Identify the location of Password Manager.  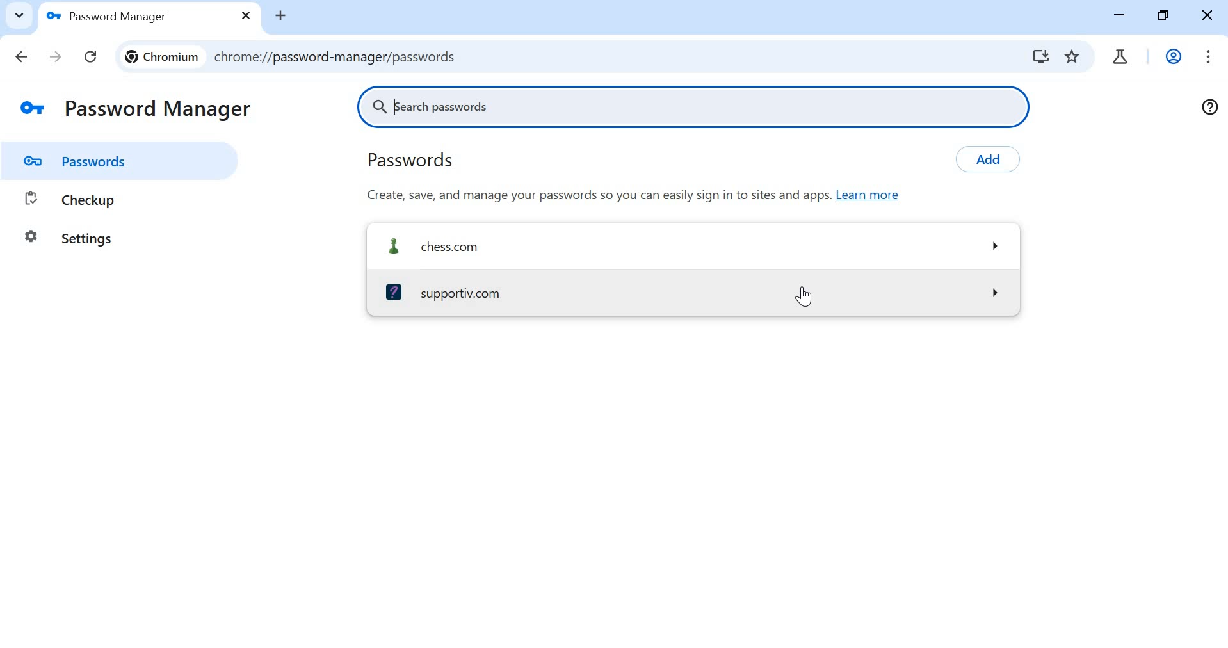
(136, 108).